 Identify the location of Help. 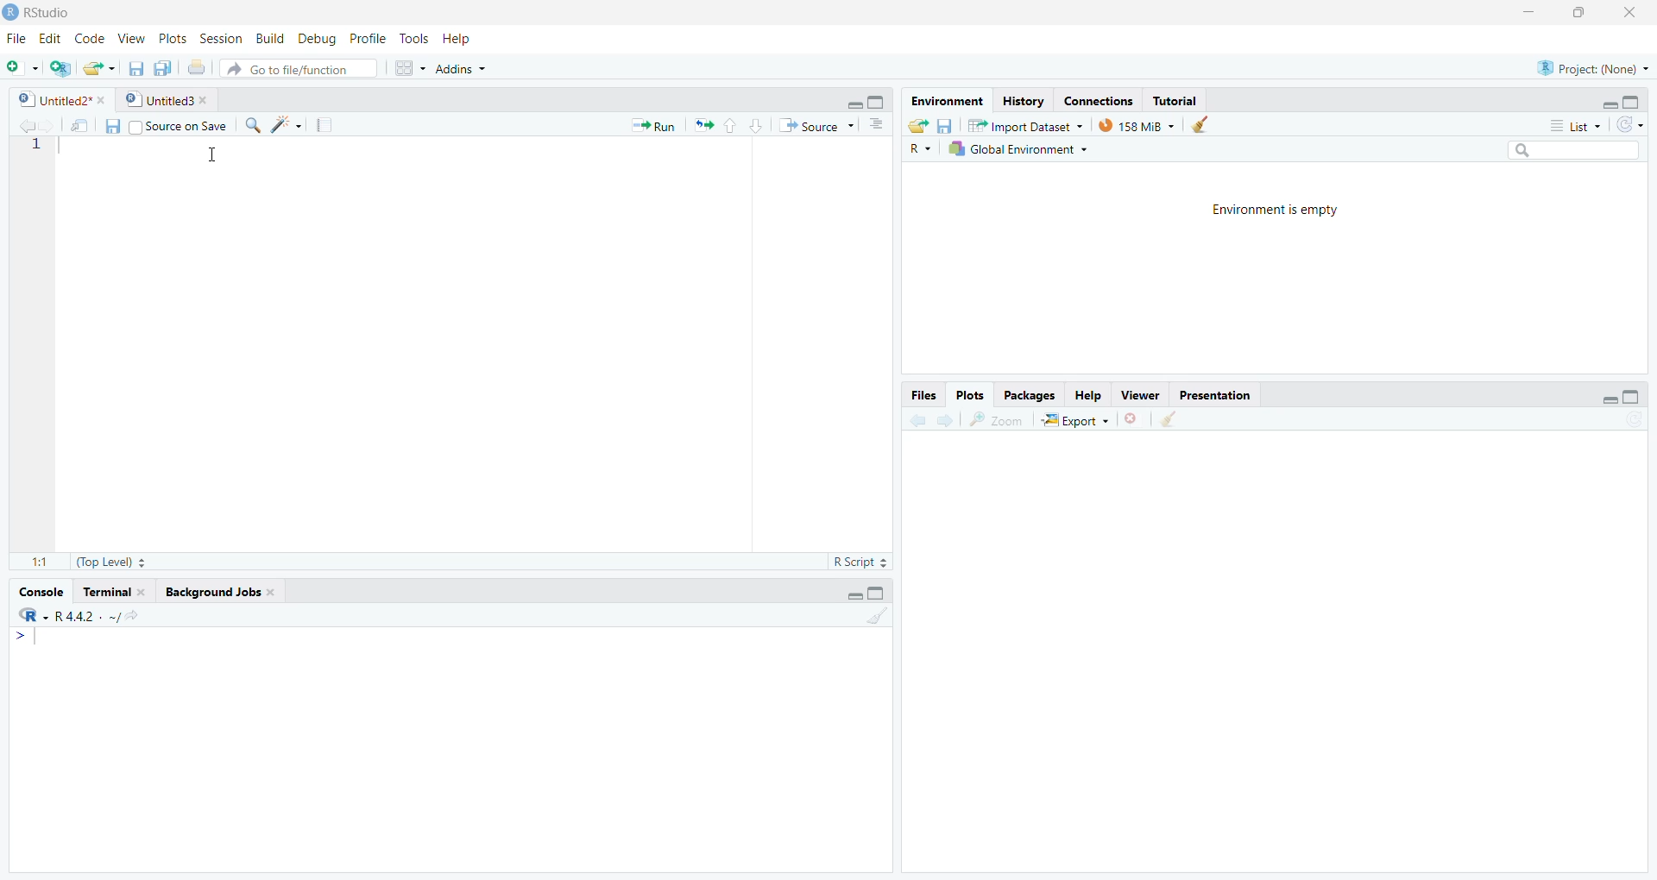
(1088, 392).